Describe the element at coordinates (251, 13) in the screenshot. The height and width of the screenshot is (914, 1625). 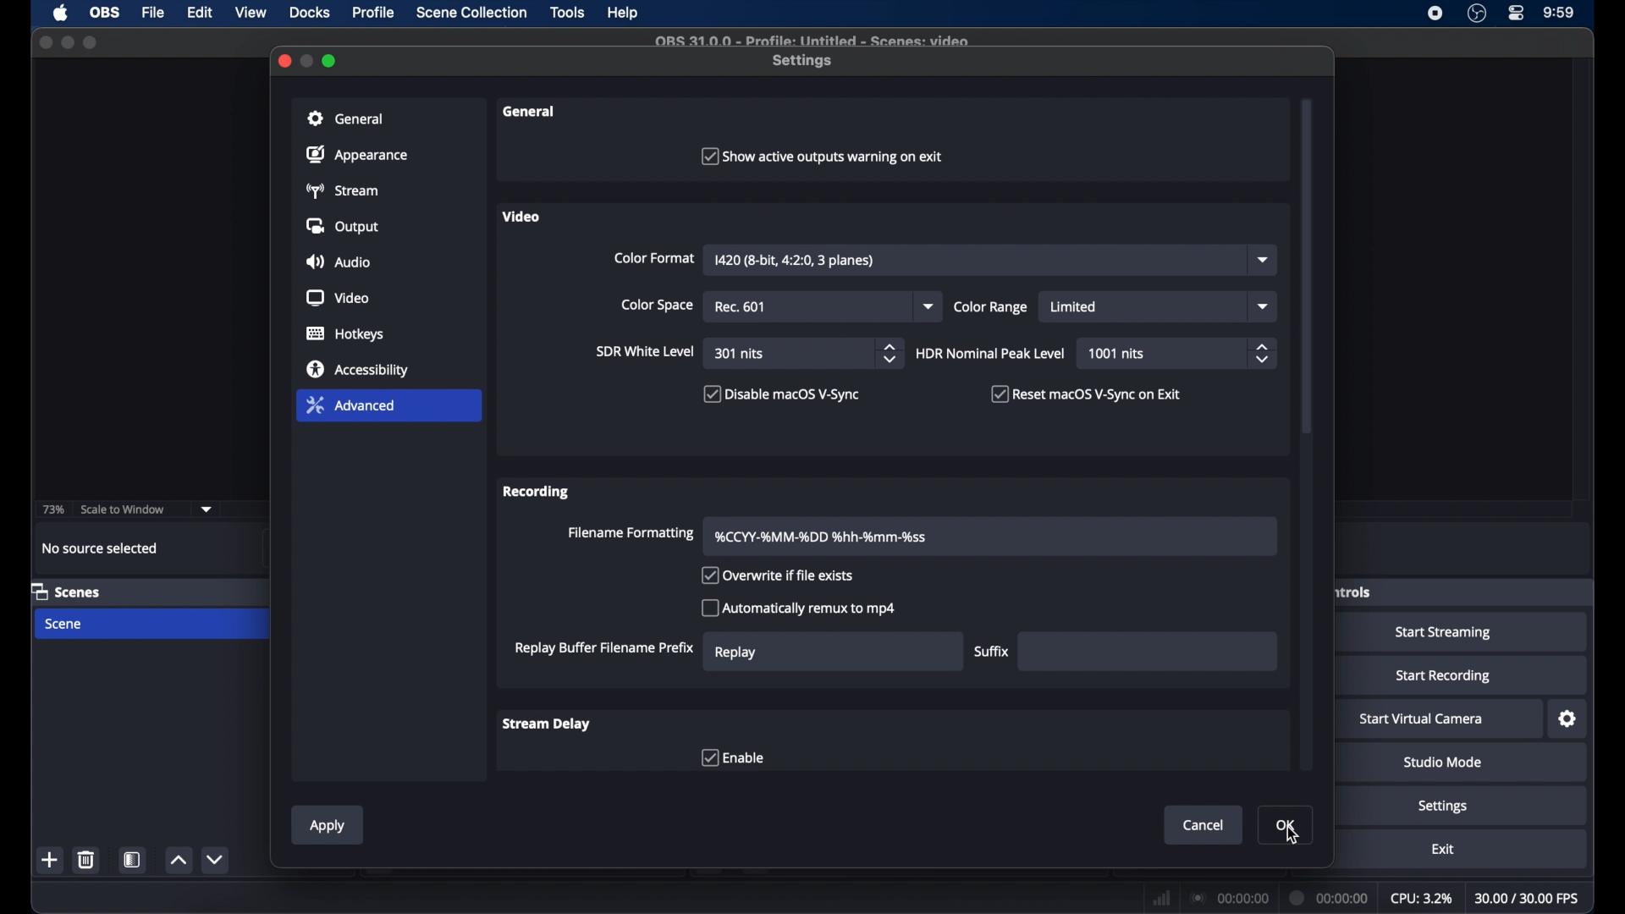
I see `view` at that location.